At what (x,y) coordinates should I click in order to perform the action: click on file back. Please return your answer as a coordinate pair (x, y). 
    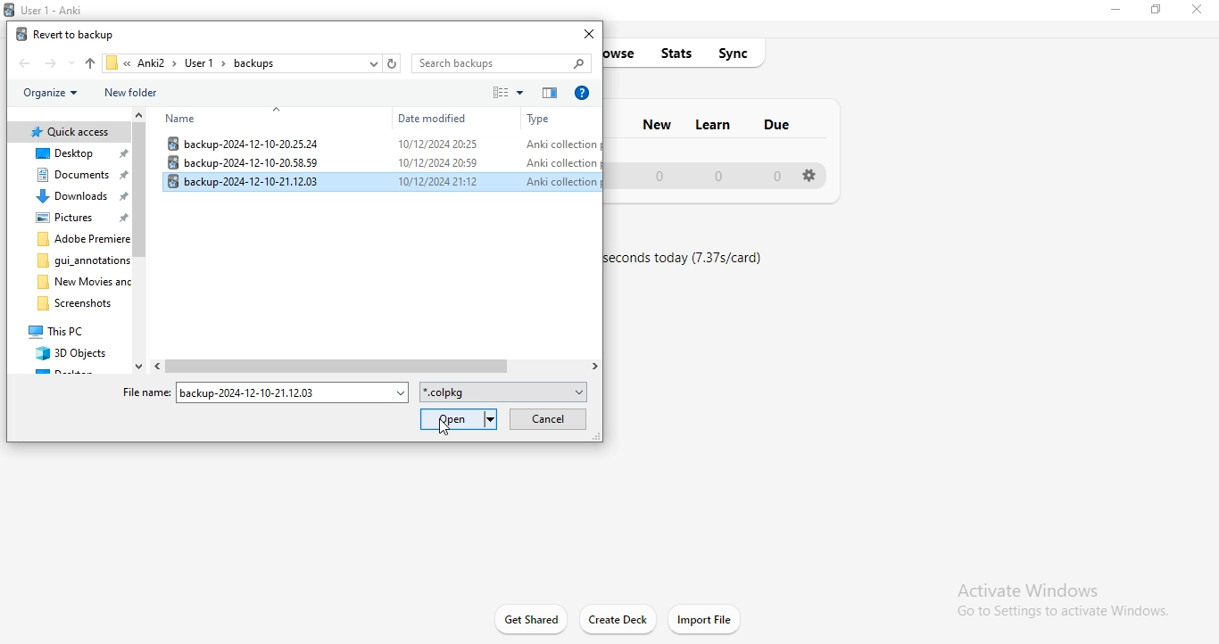
    Looking at the image, I should click on (25, 62).